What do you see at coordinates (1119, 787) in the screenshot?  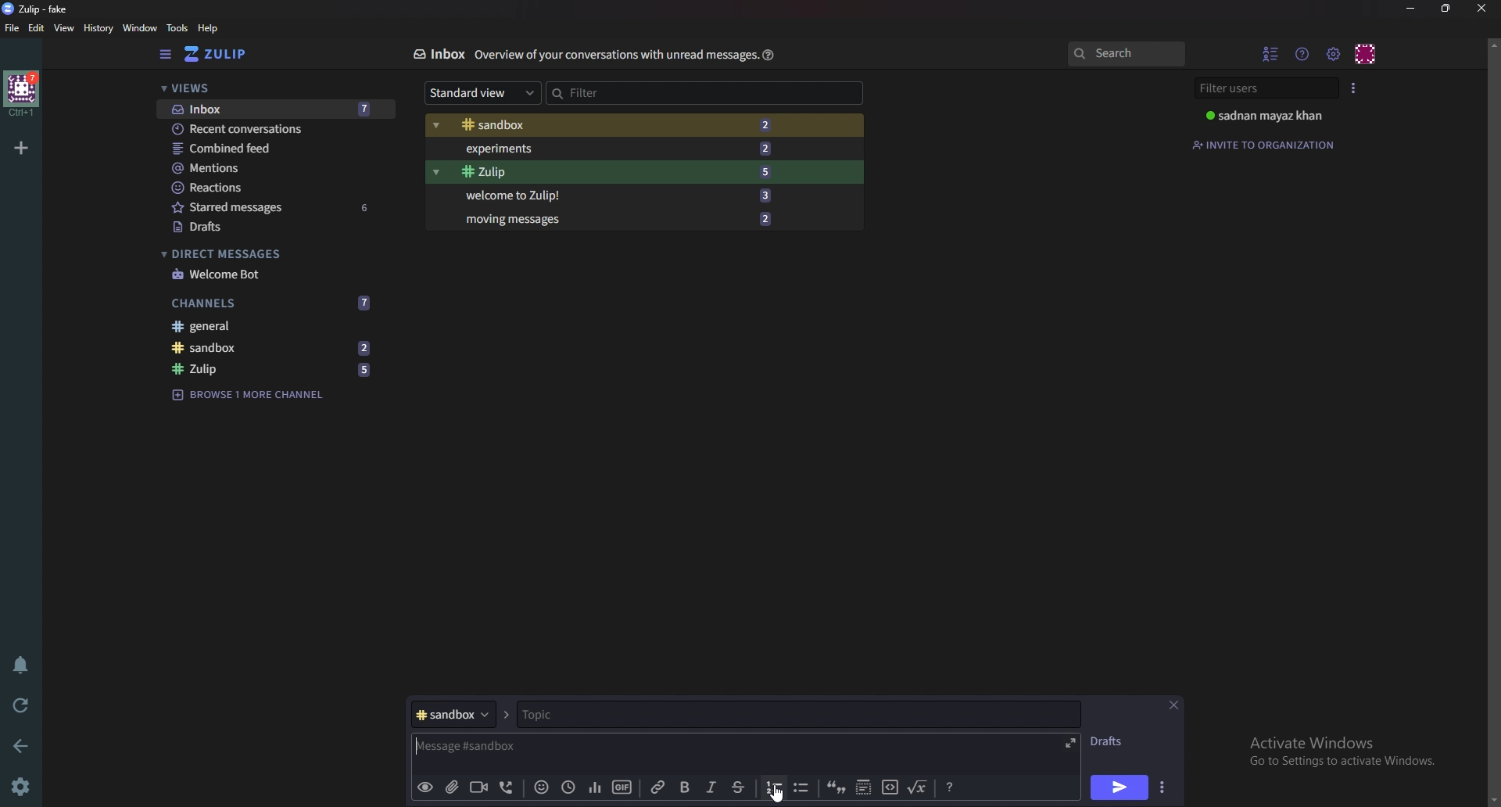 I see `Send` at bounding box center [1119, 787].